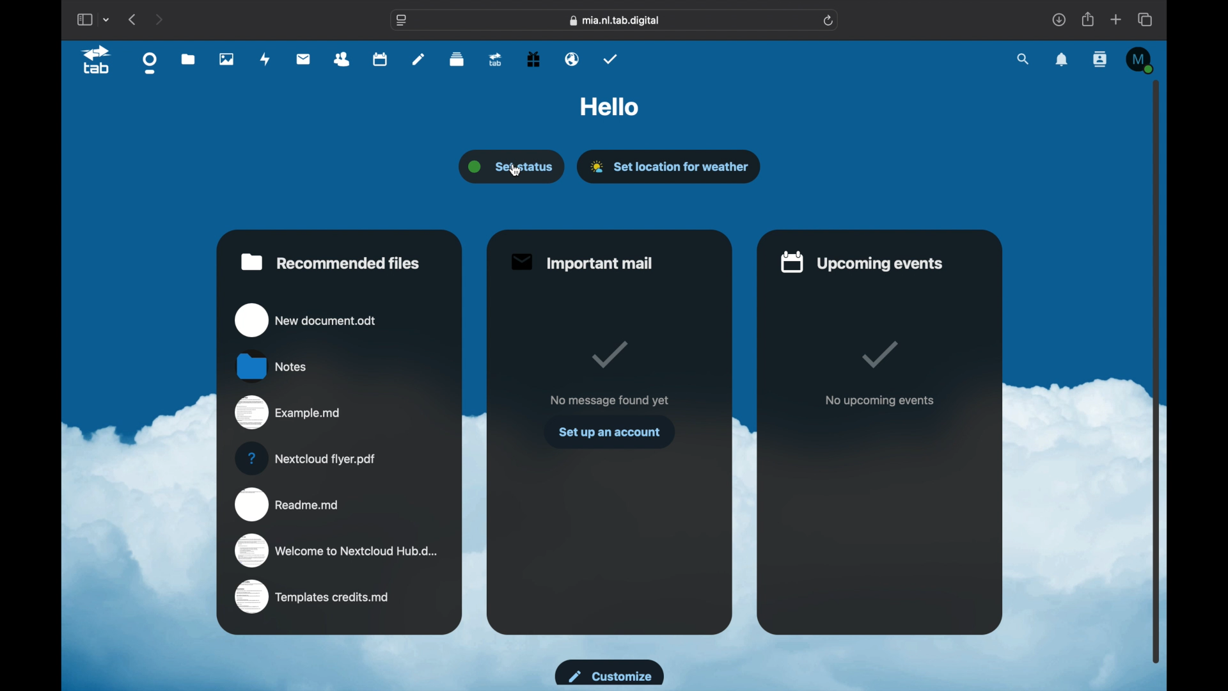 Image resolution: width=1228 pixels, height=691 pixels. Describe the element at coordinates (533, 58) in the screenshot. I see `free trial` at that location.